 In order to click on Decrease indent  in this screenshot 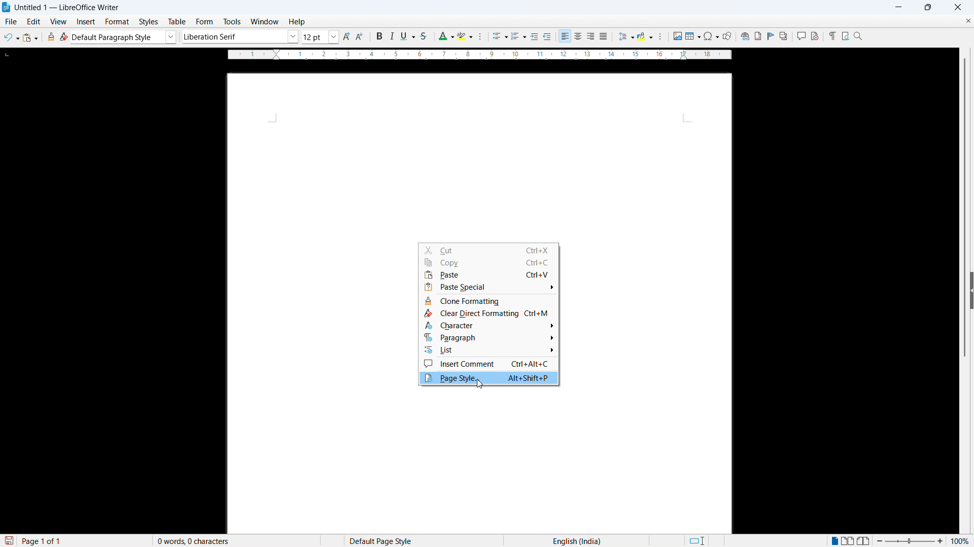, I will do `click(548, 36)`.